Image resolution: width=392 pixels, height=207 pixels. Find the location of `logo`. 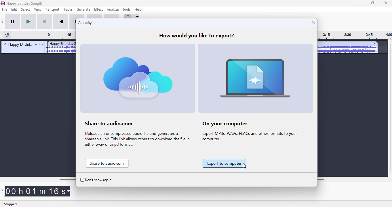

logo is located at coordinates (3, 3).